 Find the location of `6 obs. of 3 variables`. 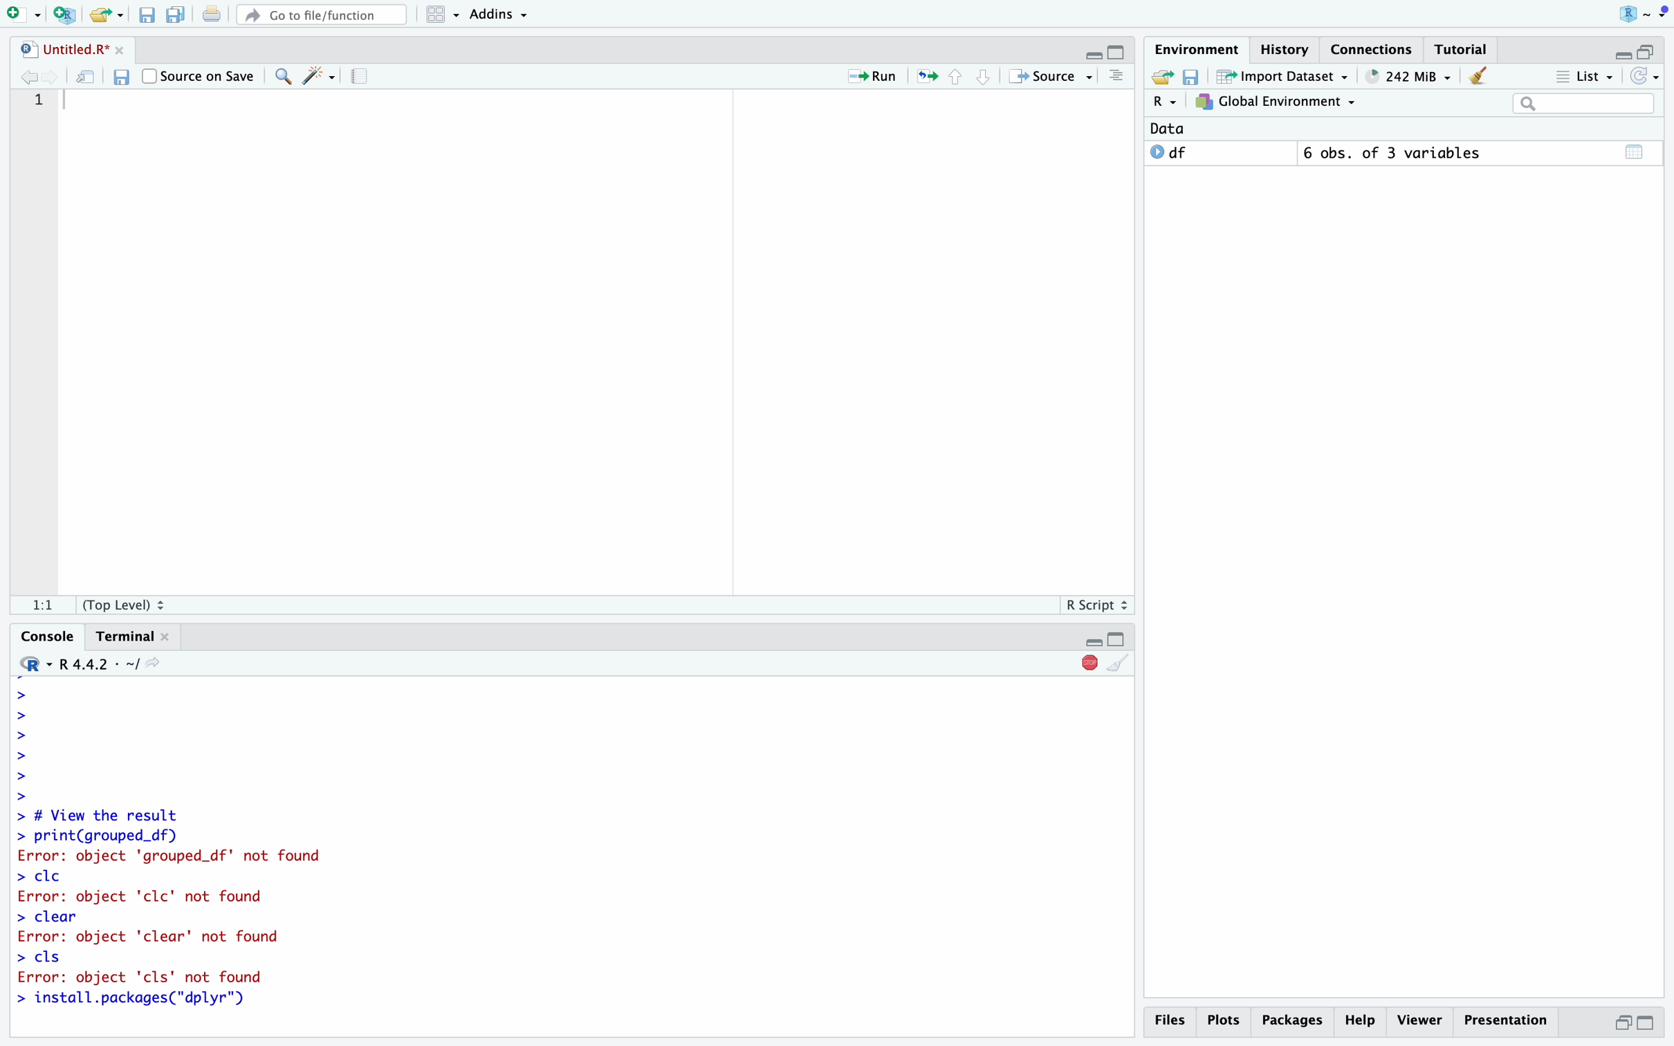

6 obs. of 3 variables is located at coordinates (1398, 152).